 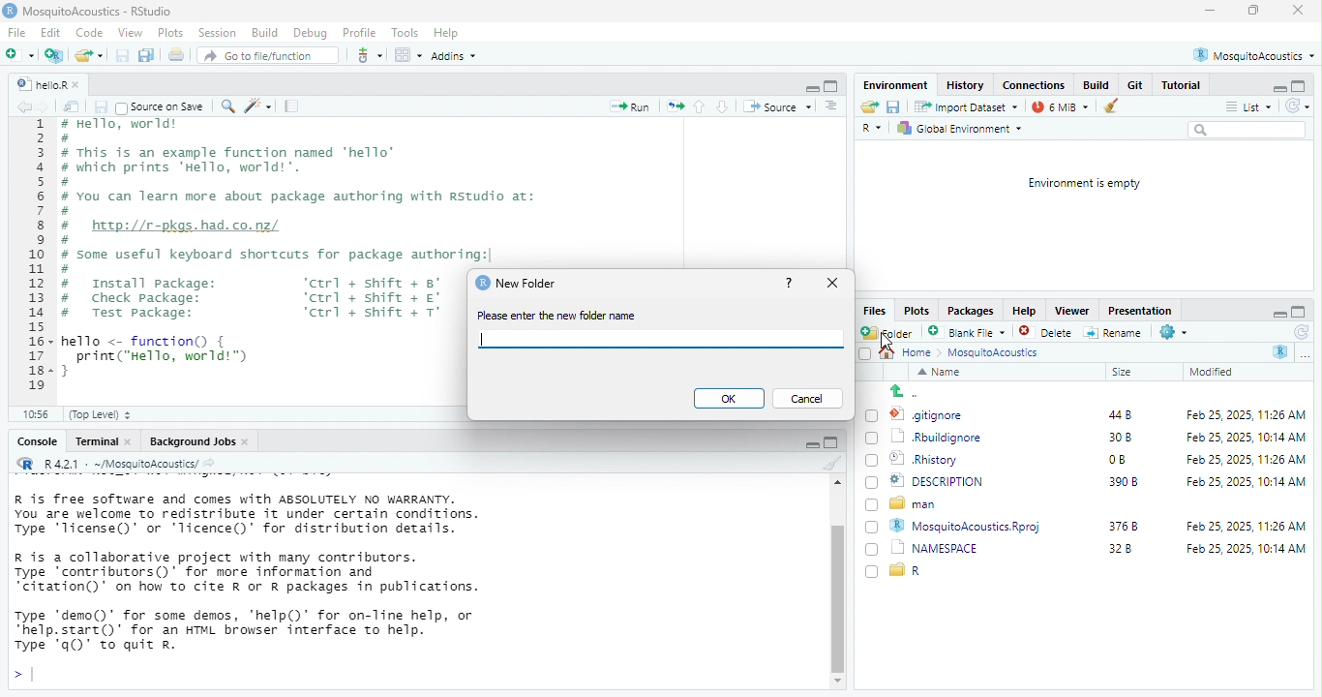 I want to click on modified, so click(x=1217, y=372).